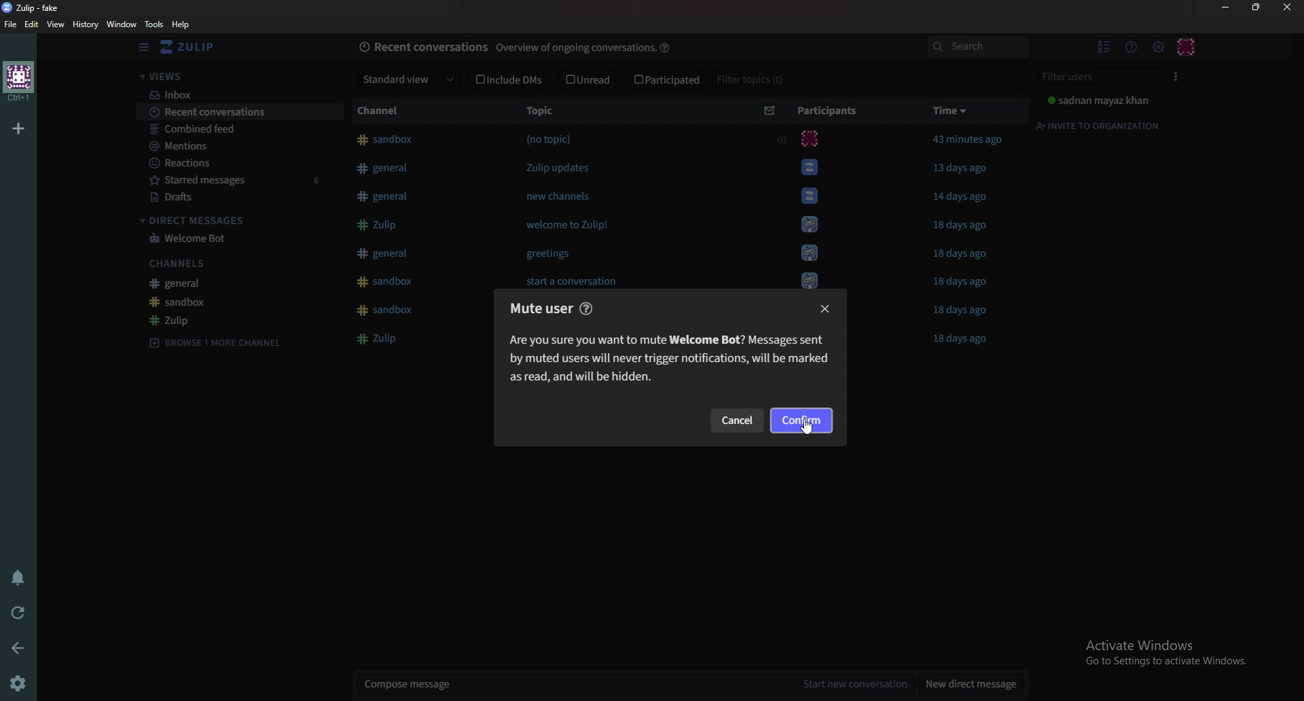 The width and height of the screenshot is (1304, 701). Describe the element at coordinates (240, 319) in the screenshot. I see `Zulip` at that location.